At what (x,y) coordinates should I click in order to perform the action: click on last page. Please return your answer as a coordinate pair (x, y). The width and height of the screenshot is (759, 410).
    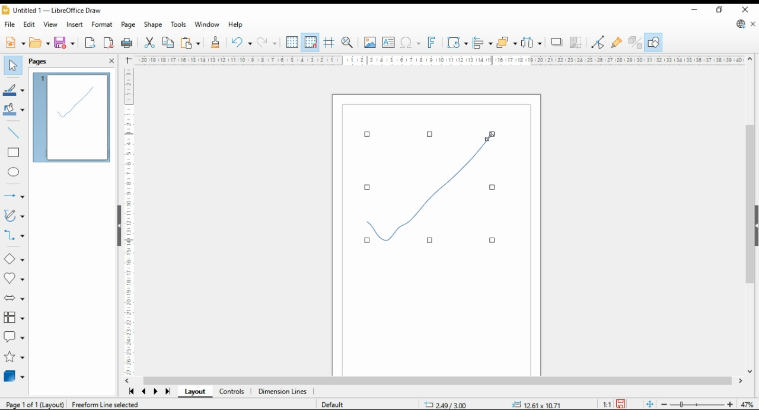
    Looking at the image, I should click on (168, 392).